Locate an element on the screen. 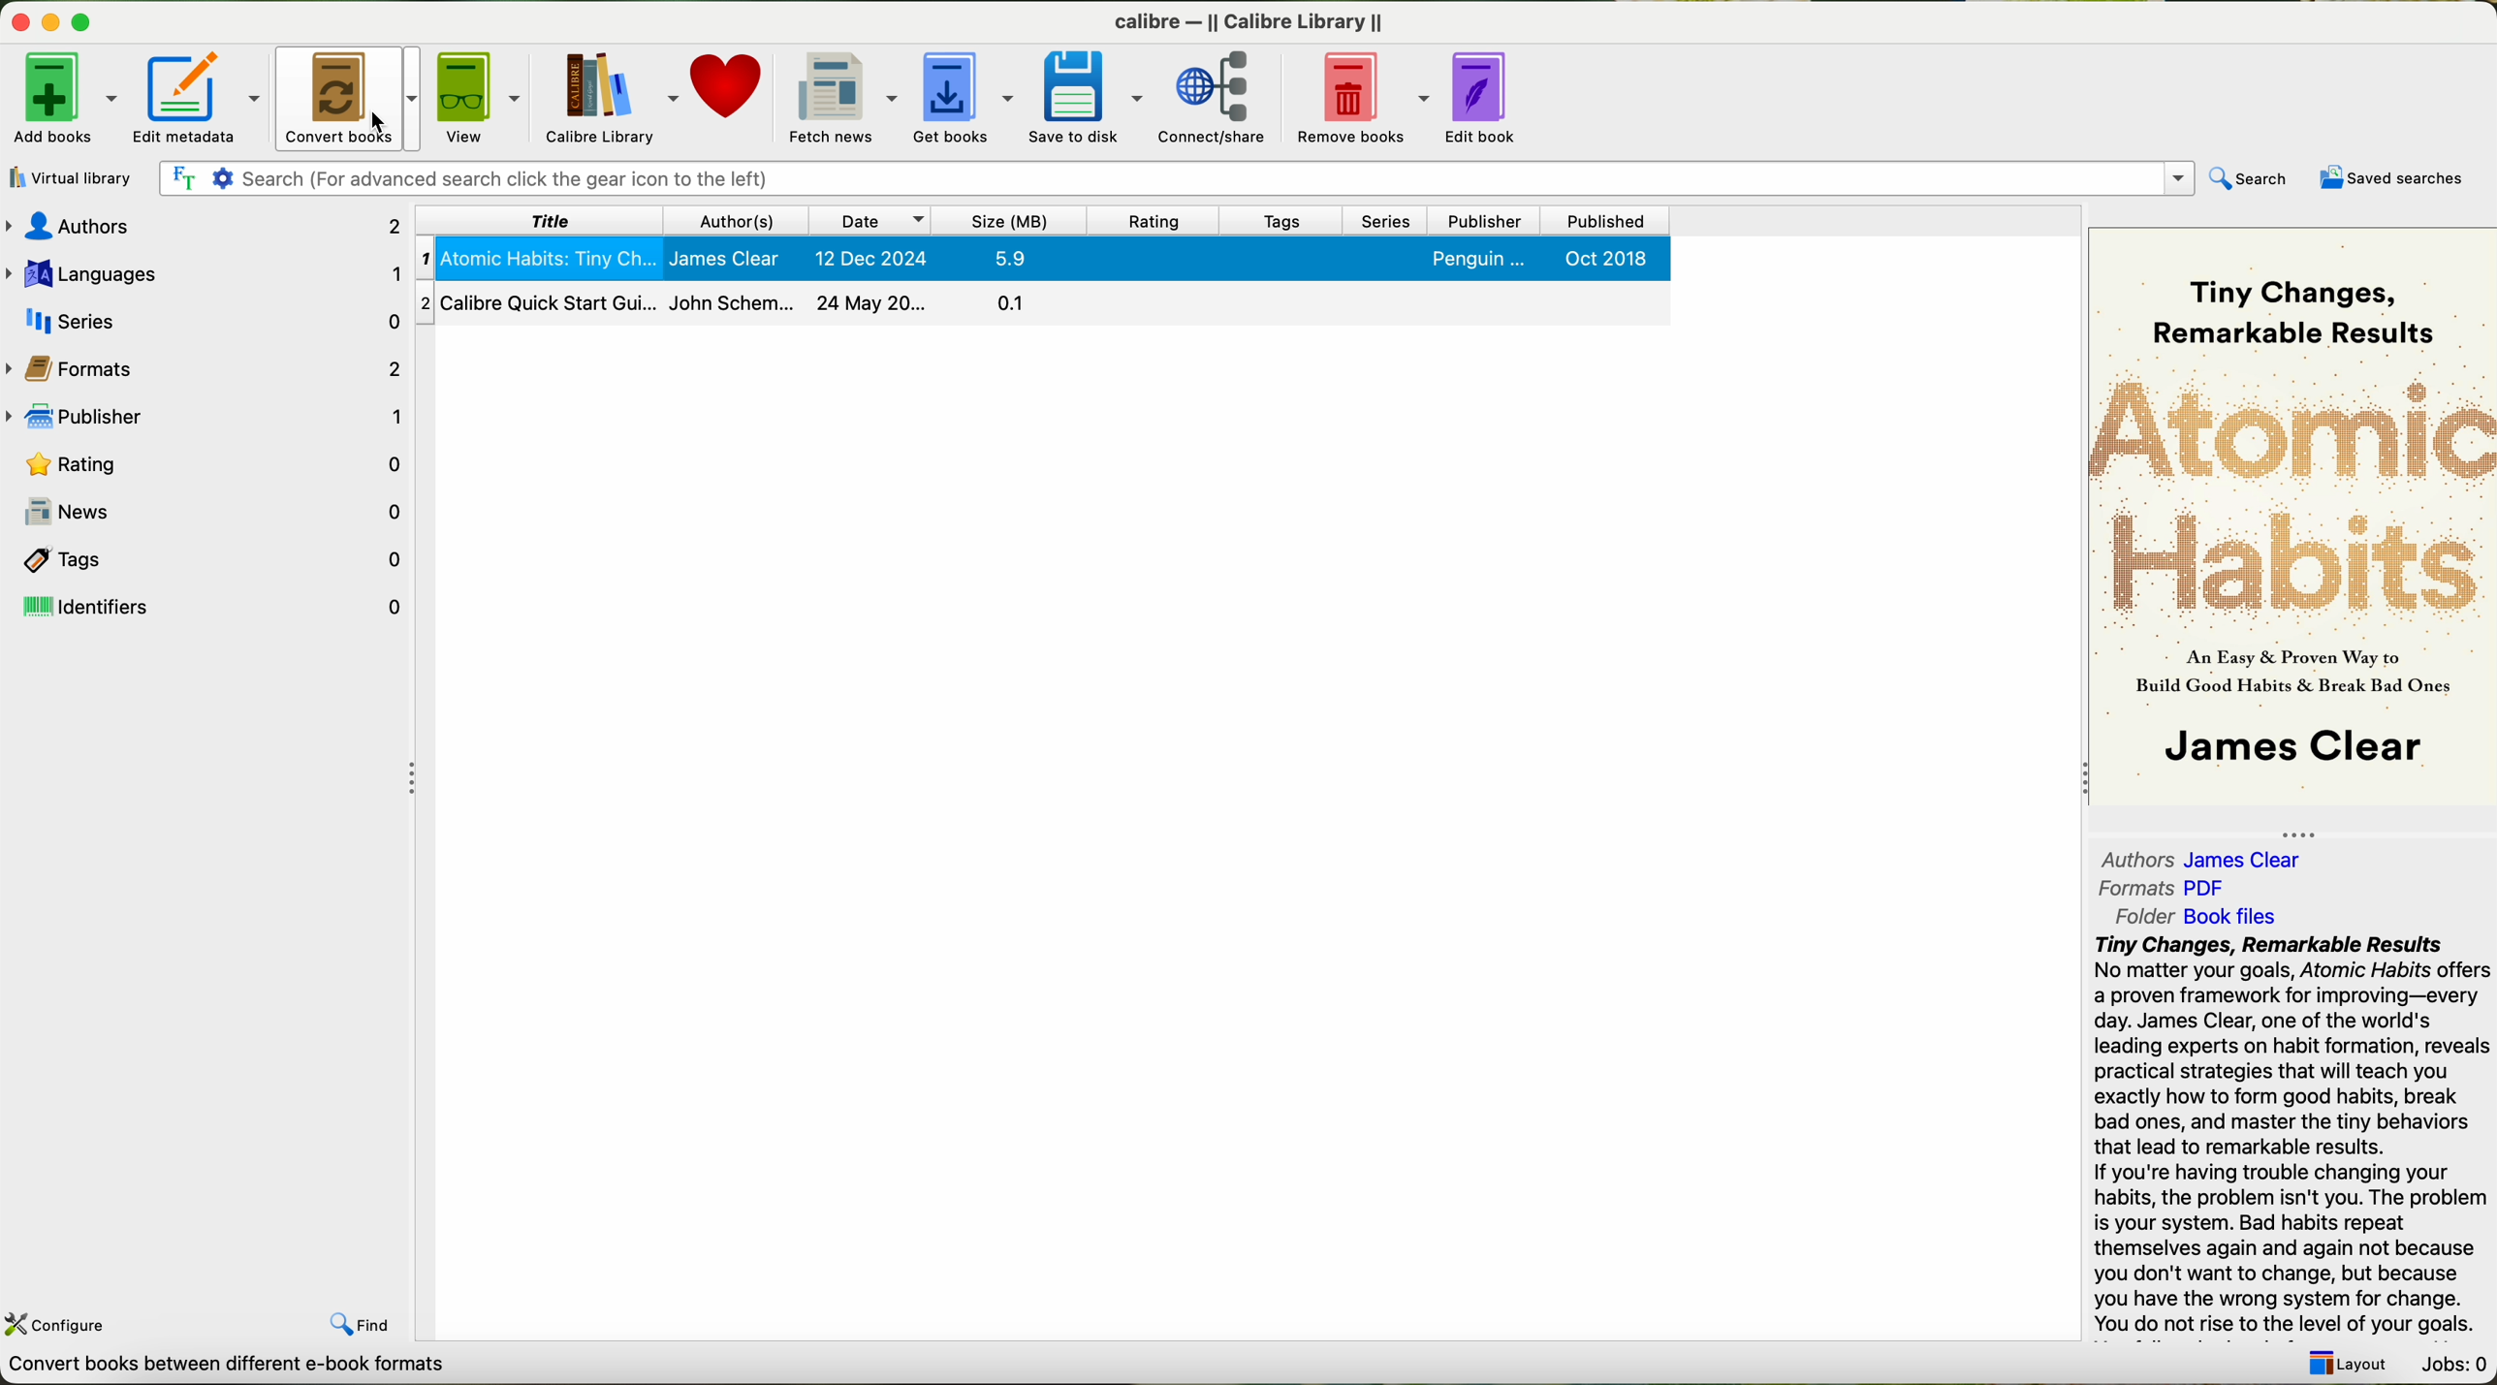 Image resolution: width=2497 pixels, height=1385 pixels. Jobs: 0 is located at coordinates (2455, 1366).